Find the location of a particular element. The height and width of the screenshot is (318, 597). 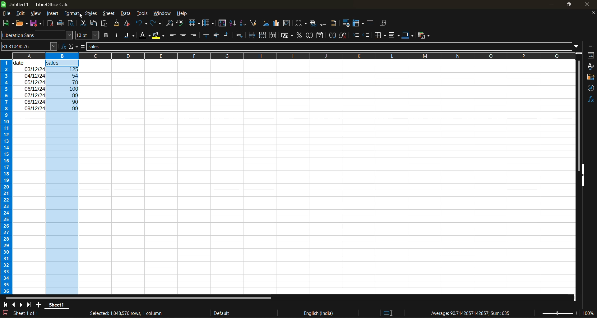

format as number is located at coordinates (310, 36).